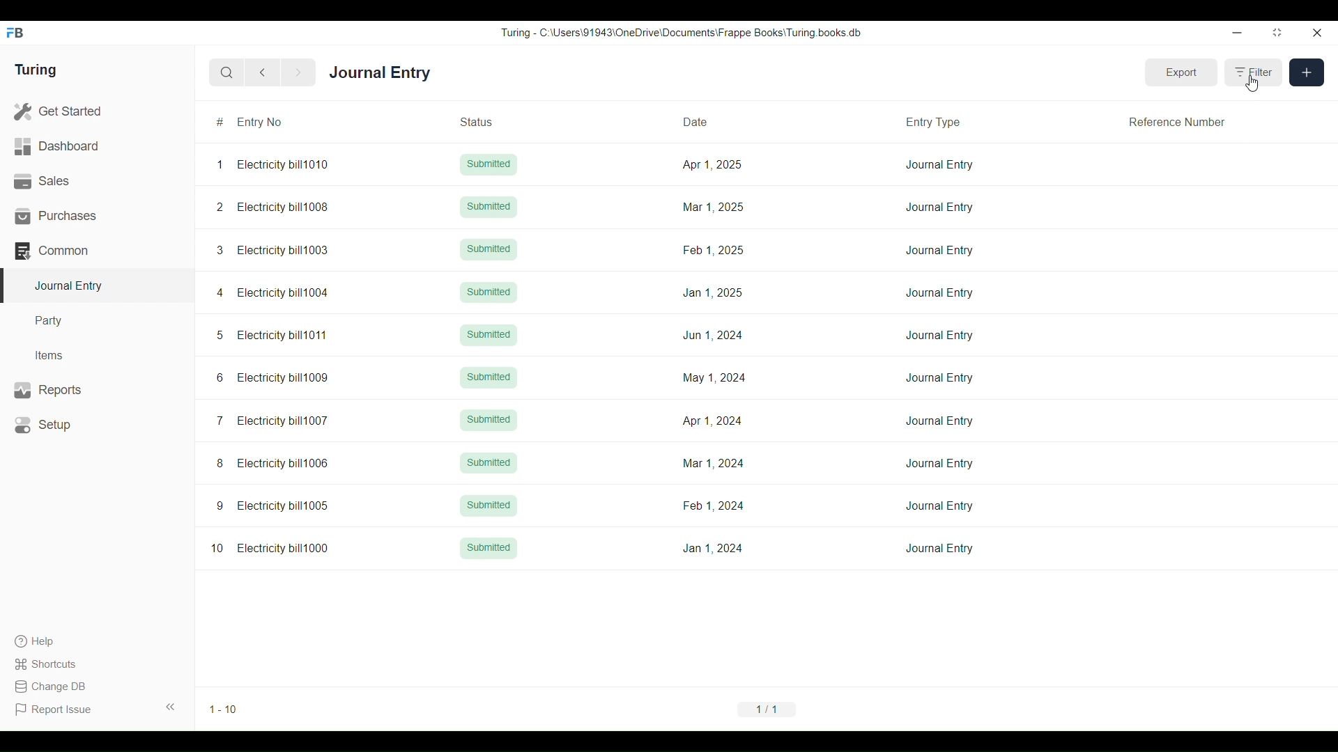  Describe the element at coordinates (939, 207) in the screenshot. I see `Journal Entry` at that location.